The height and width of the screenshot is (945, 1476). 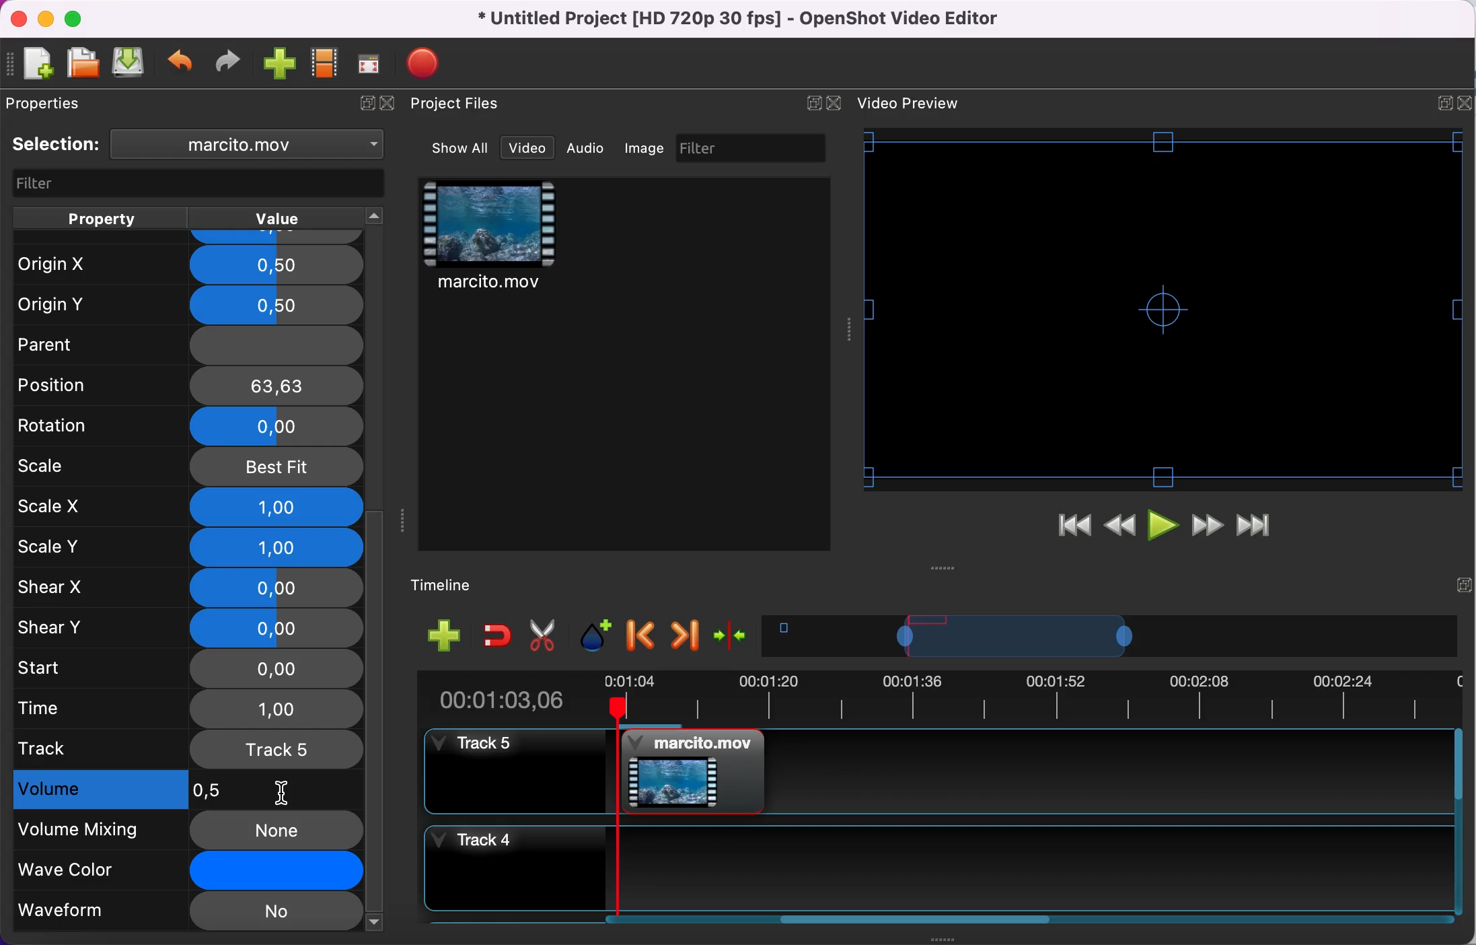 I want to click on Origin X, so click(x=187, y=265).